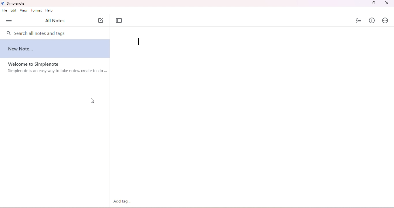 This screenshot has height=208, width=394. Describe the element at coordinates (25, 49) in the screenshot. I see `new note` at that location.